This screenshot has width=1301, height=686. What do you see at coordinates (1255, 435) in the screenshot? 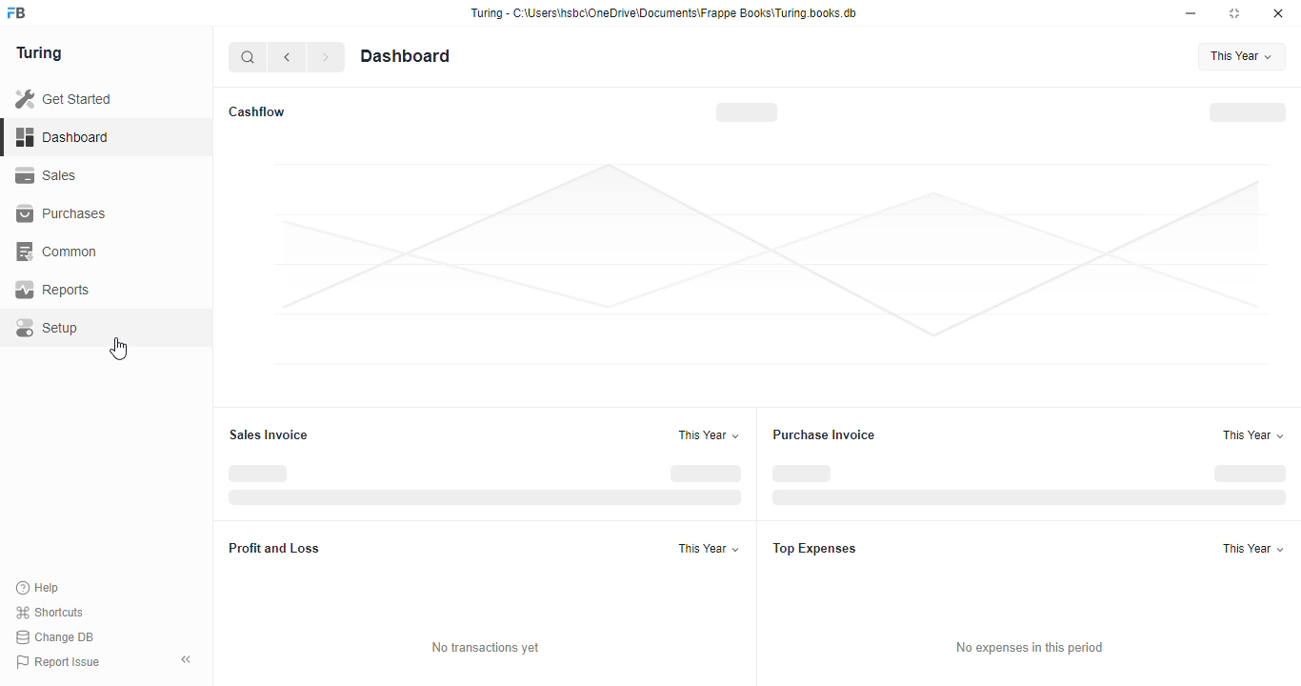
I see `this year` at bounding box center [1255, 435].